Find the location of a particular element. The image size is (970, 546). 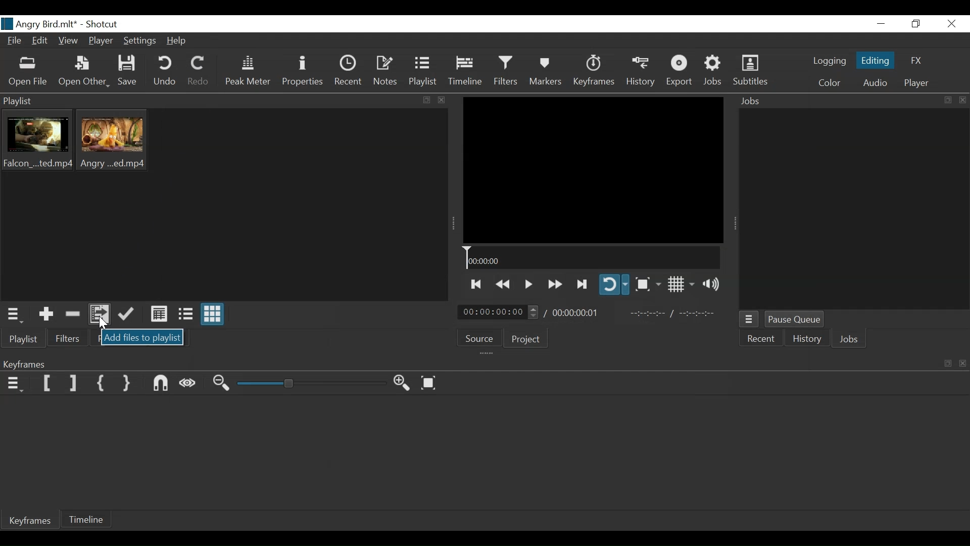

View is located at coordinates (69, 43).